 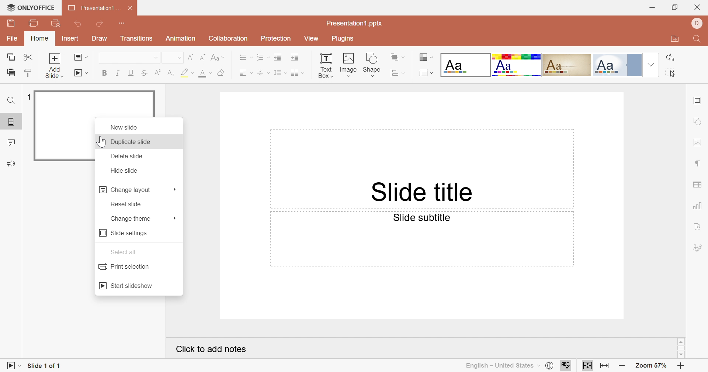 I want to click on Change color theme, so click(x=427, y=56).